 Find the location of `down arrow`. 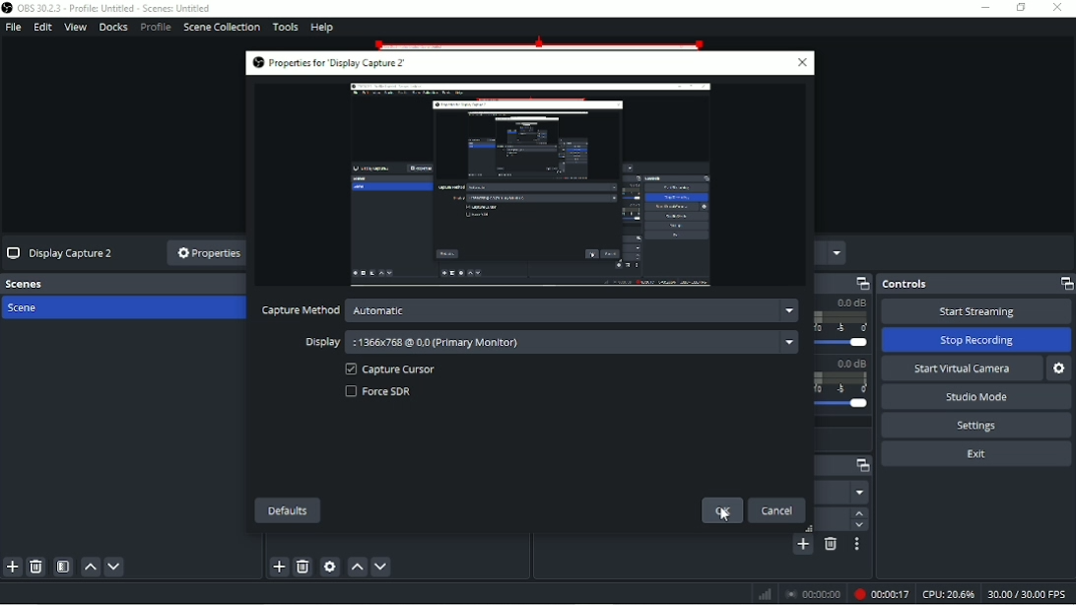

down arrow is located at coordinates (860, 526).